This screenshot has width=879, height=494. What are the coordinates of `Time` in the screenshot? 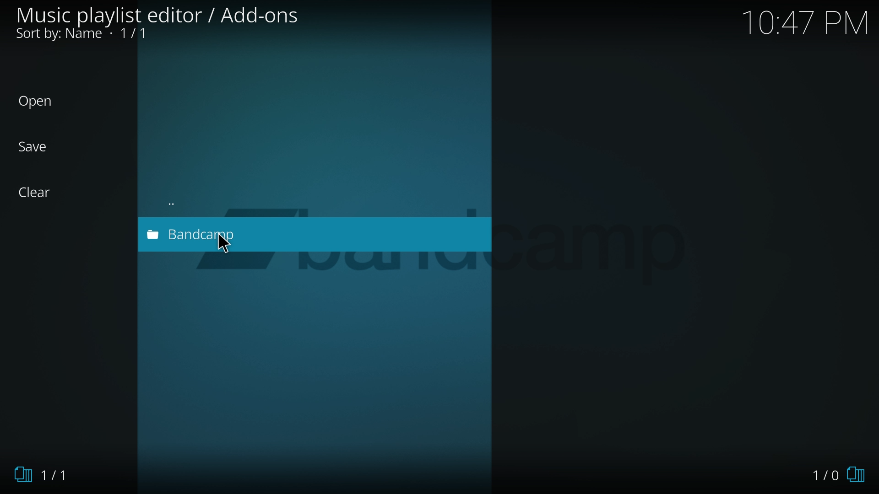 It's located at (808, 24).